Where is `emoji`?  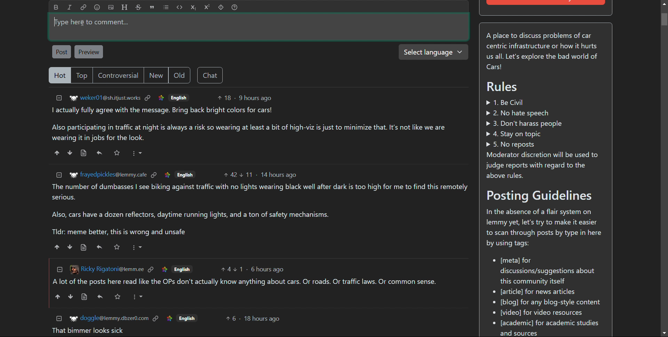
emoji is located at coordinates (97, 7).